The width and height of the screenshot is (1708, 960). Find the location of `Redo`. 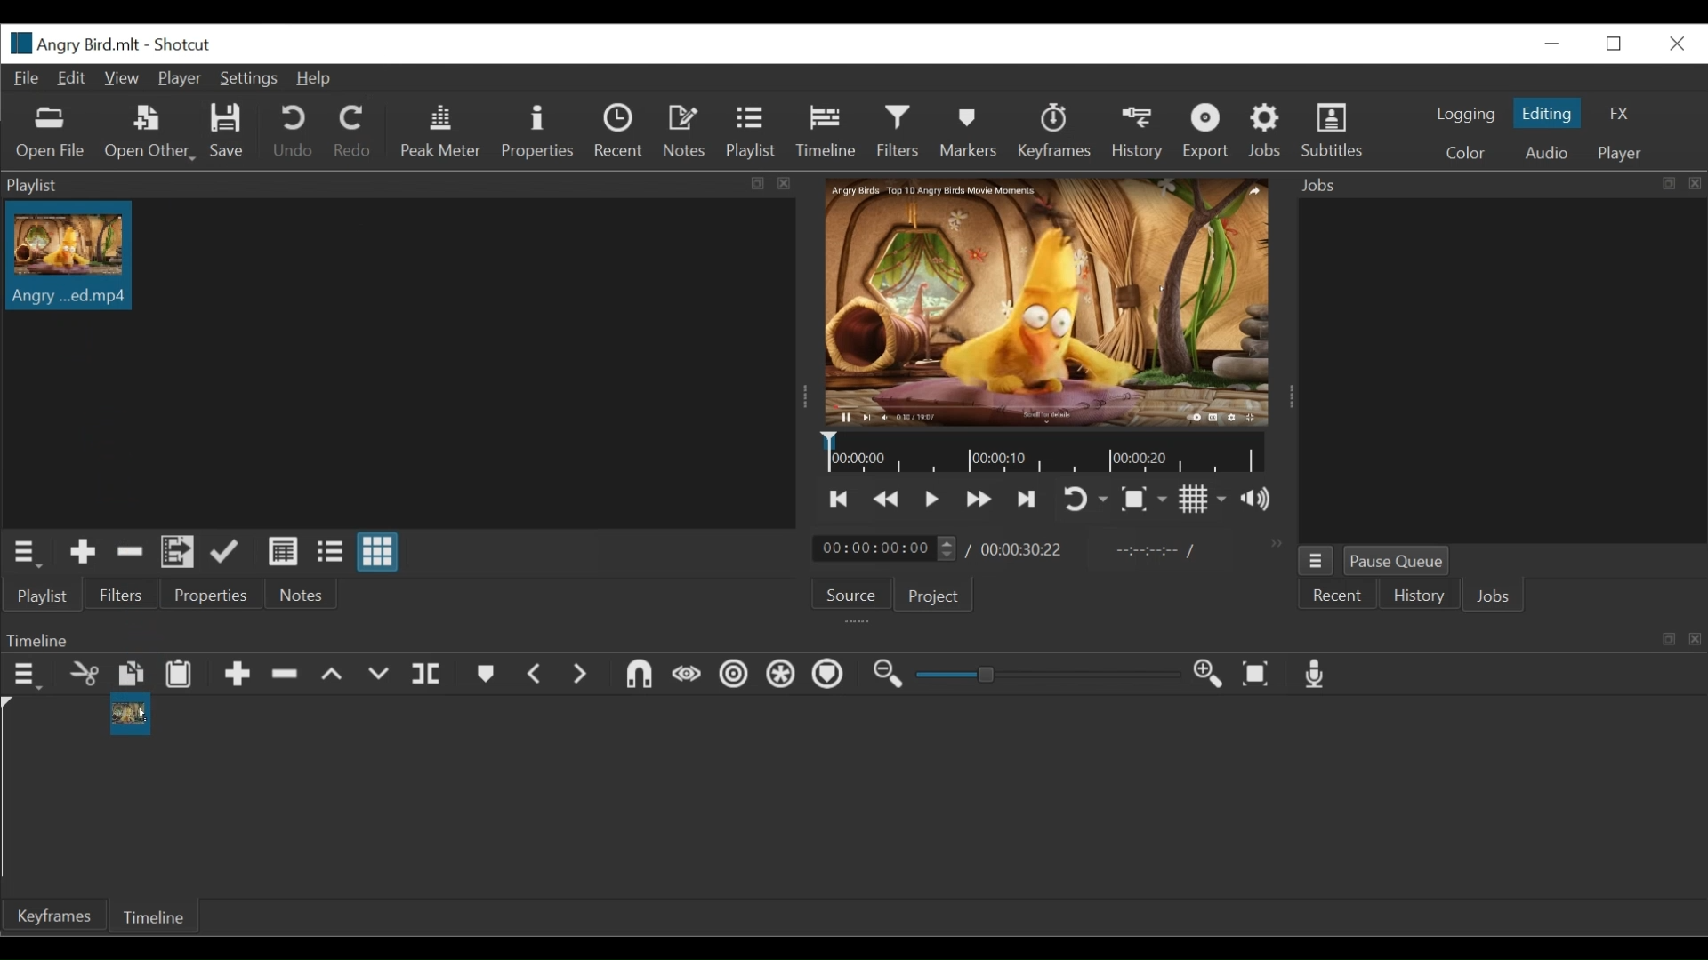

Redo is located at coordinates (354, 131).